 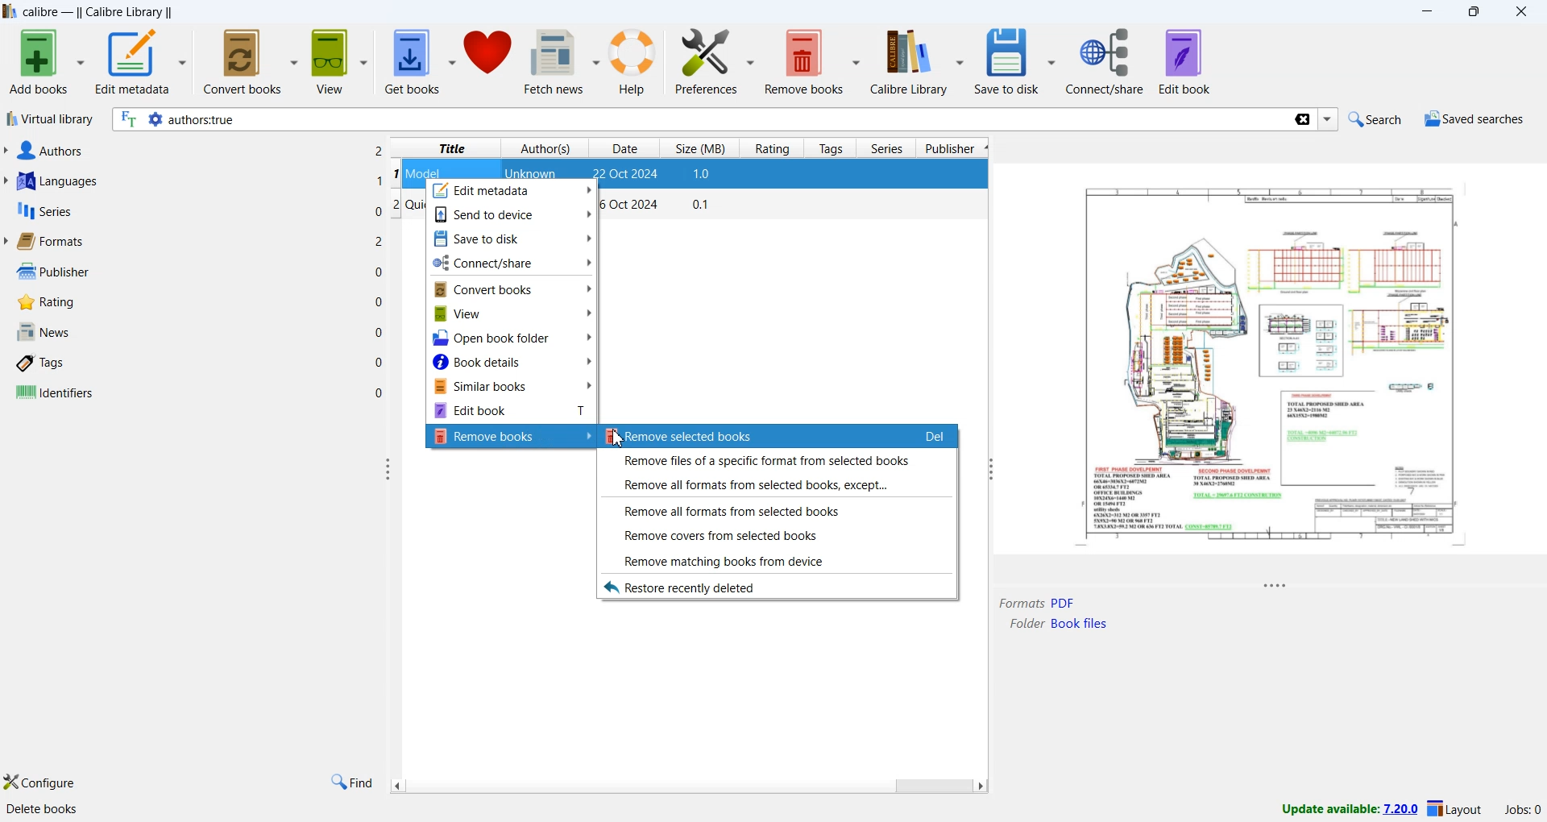 I want to click on date, so click(x=624, y=148).